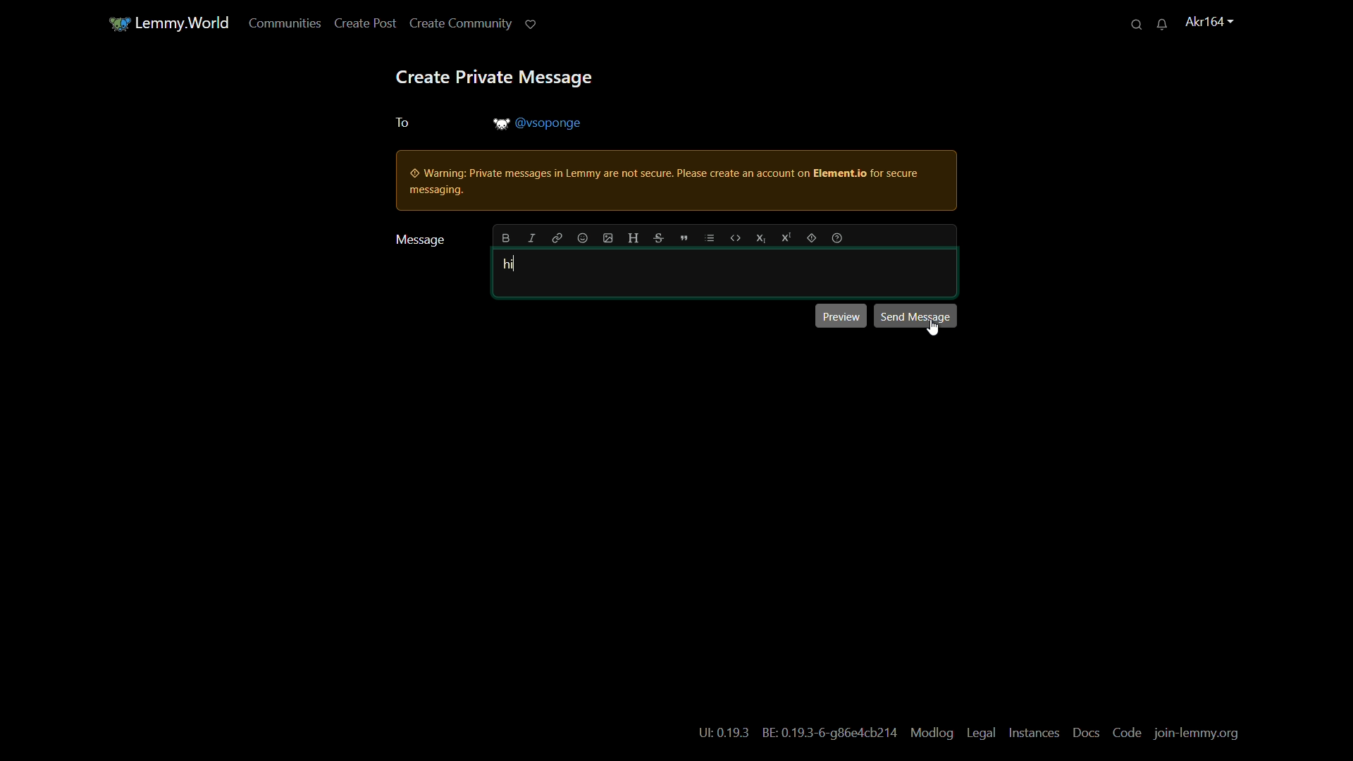 This screenshot has width=1353, height=761. I want to click on username, so click(1202, 22).